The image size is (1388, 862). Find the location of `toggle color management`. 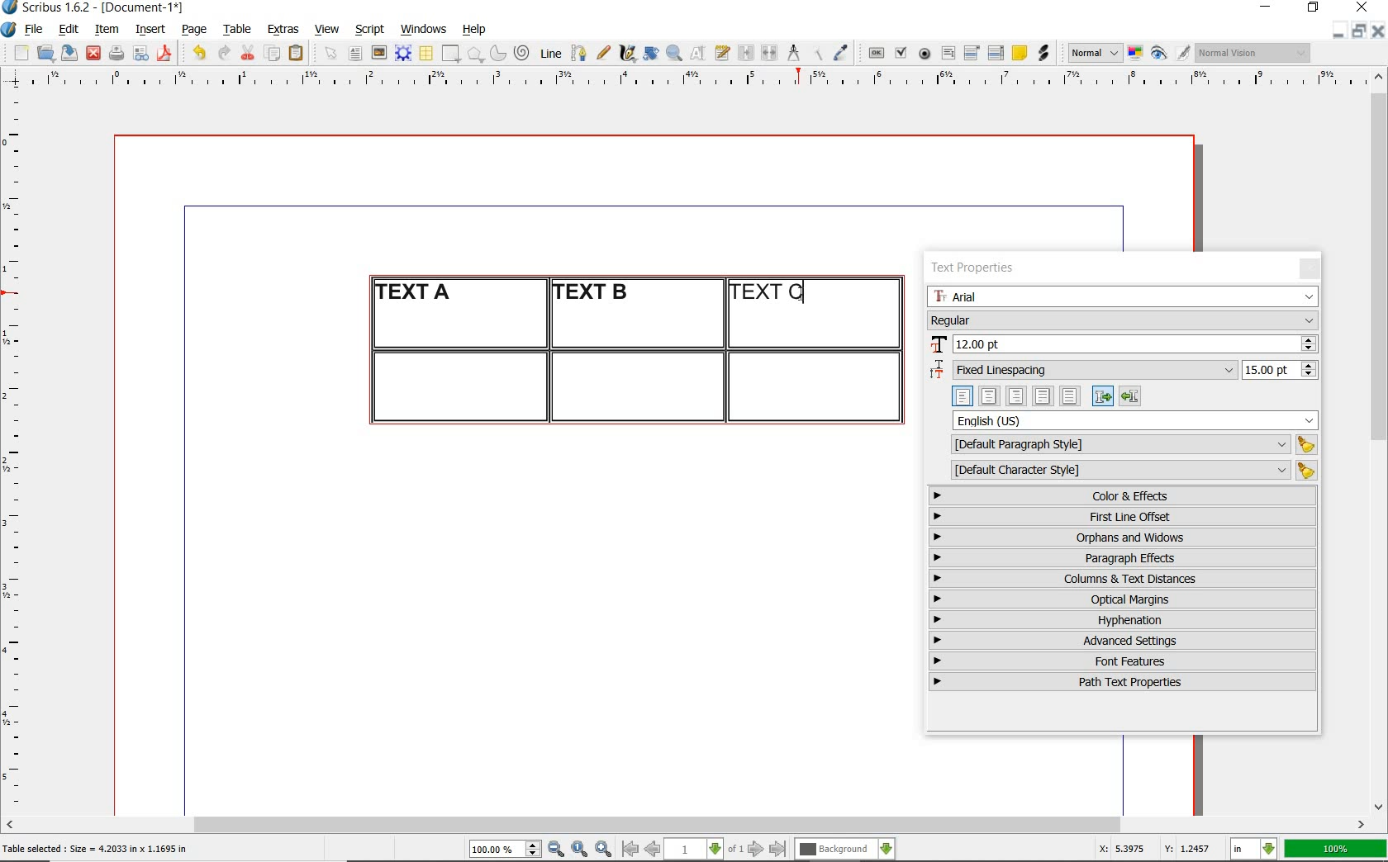

toggle color management is located at coordinates (1137, 54).